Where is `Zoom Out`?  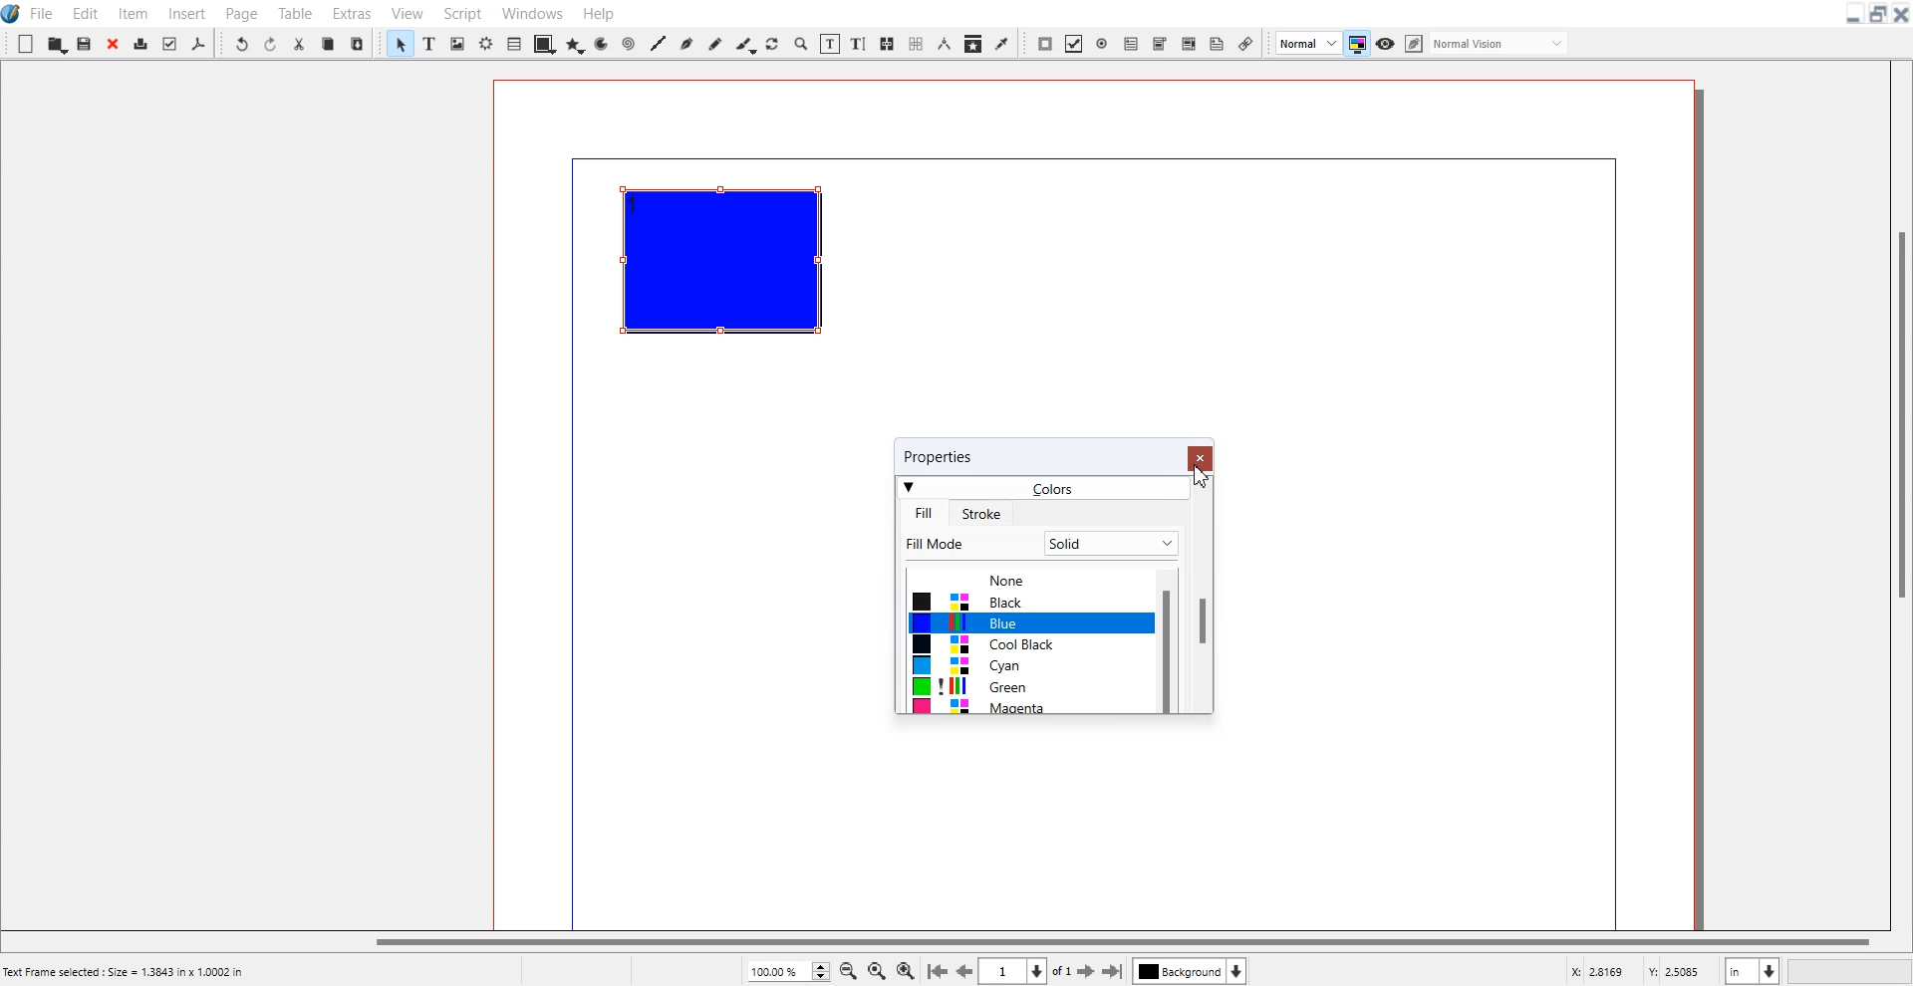 Zoom Out is located at coordinates (848, 970).